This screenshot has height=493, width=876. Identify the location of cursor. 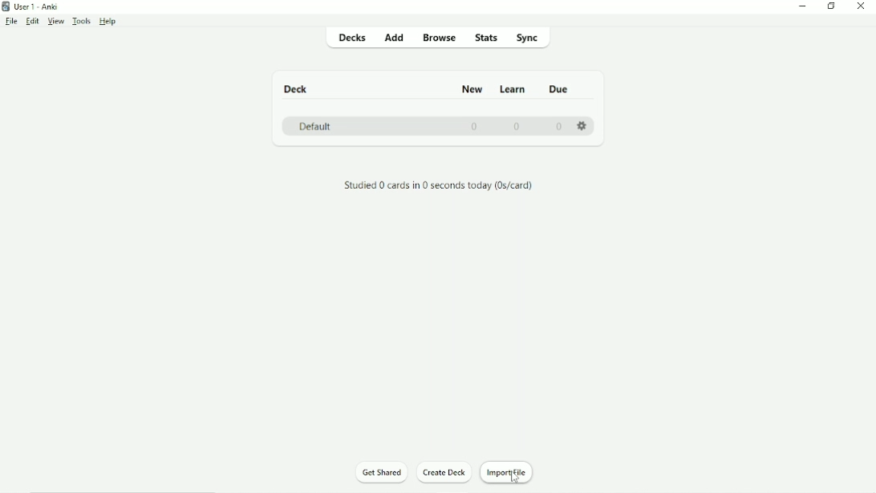
(516, 480).